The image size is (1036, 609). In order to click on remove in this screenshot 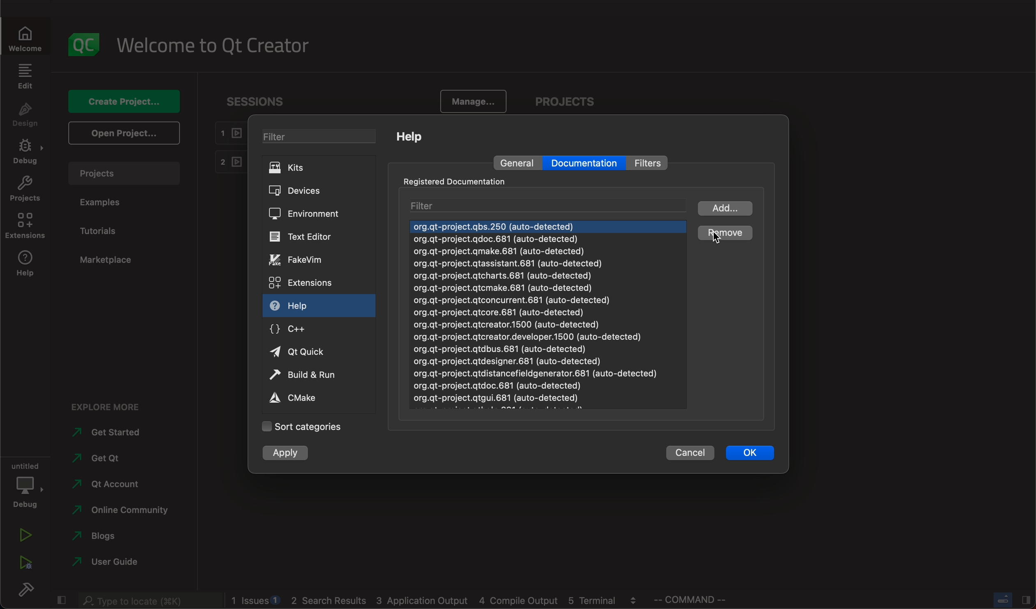, I will do `click(721, 234)`.